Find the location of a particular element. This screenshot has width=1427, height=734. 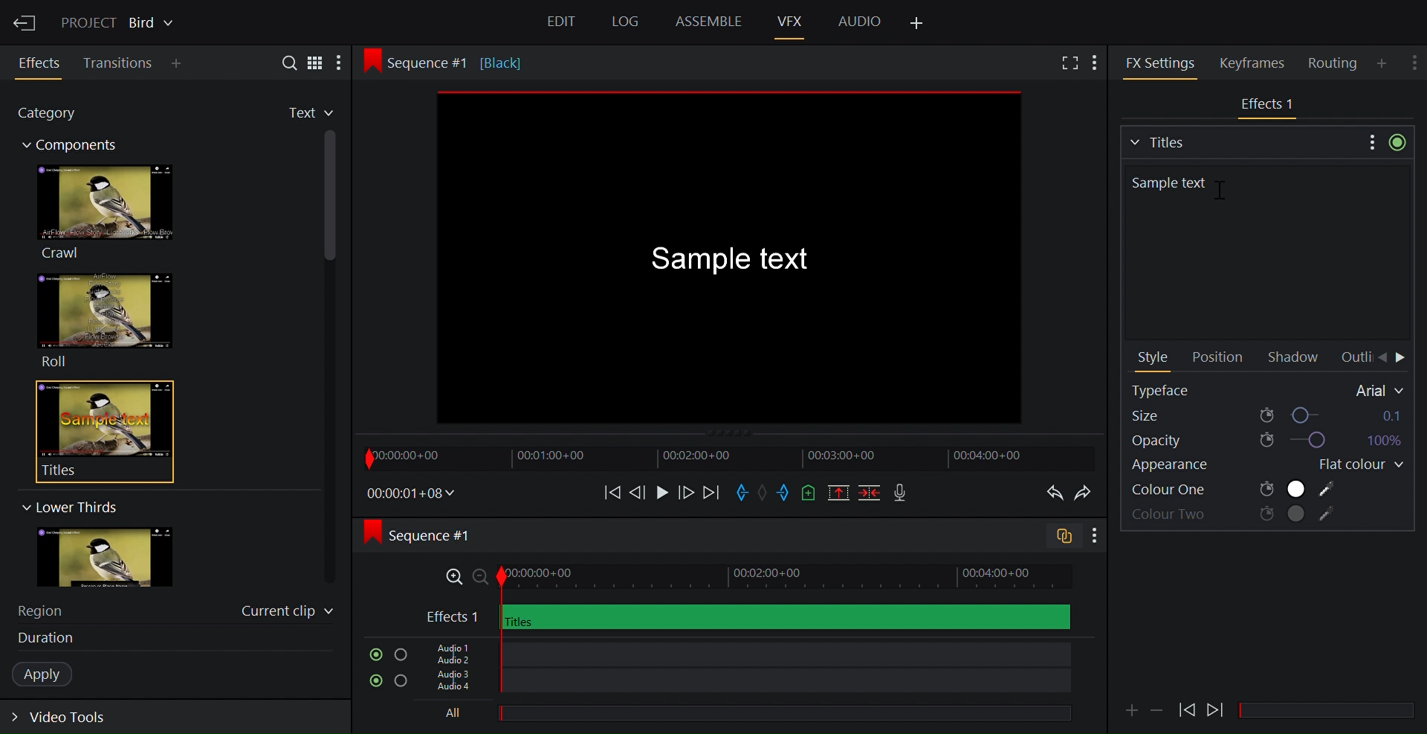

Toggle bypass is located at coordinates (1397, 142).